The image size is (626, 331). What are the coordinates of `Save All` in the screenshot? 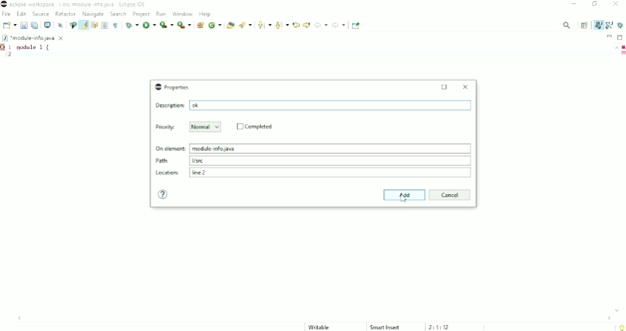 It's located at (35, 25).